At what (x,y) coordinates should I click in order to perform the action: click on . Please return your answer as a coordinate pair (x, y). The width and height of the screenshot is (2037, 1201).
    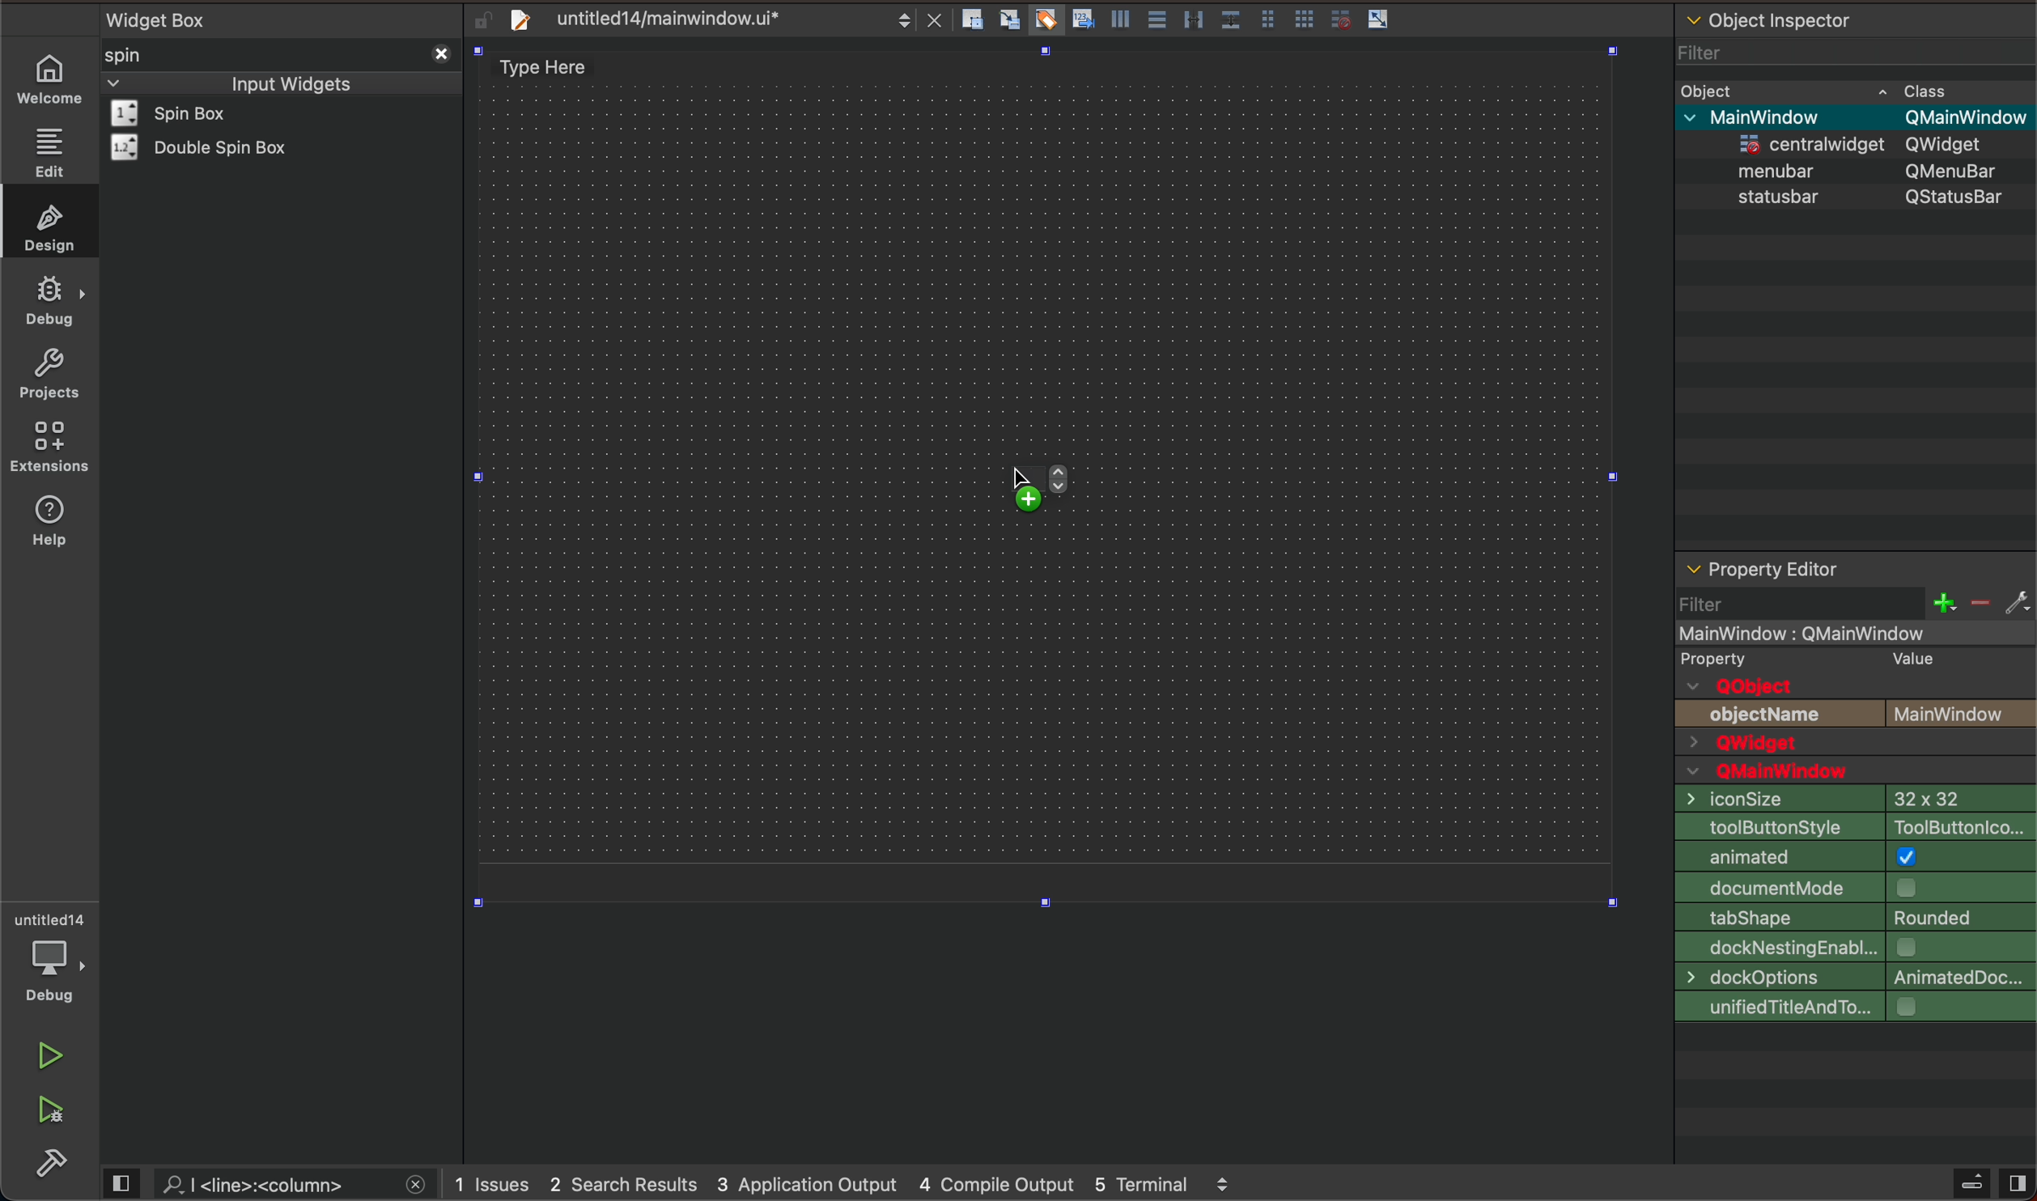
    Looking at the image, I should click on (1781, 116).